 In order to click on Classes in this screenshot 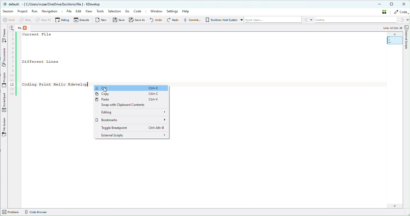, I will do `click(4, 36)`.